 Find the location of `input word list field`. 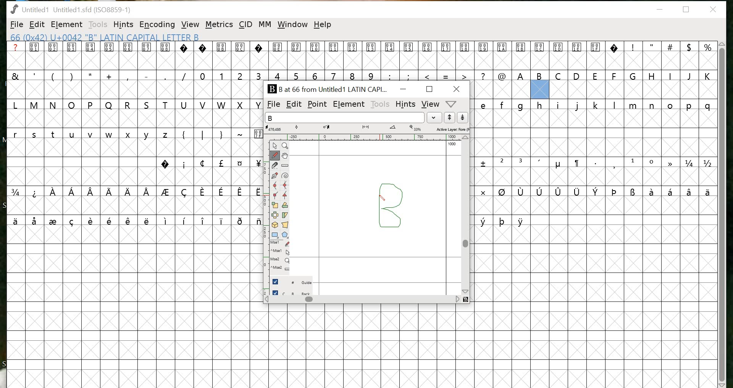

input word list field is located at coordinates (344, 117).